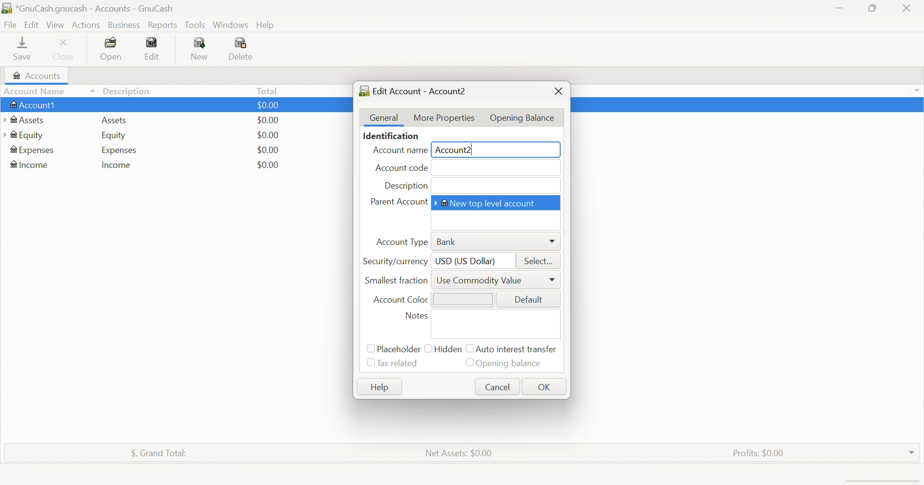  What do you see at coordinates (545, 388) in the screenshot?
I see `OK` at bounding box center [545, 388].